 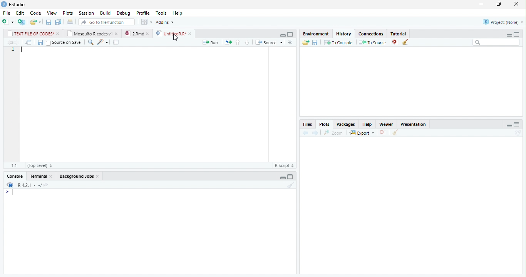 I want to click on logo, so click(x=3, y=4).